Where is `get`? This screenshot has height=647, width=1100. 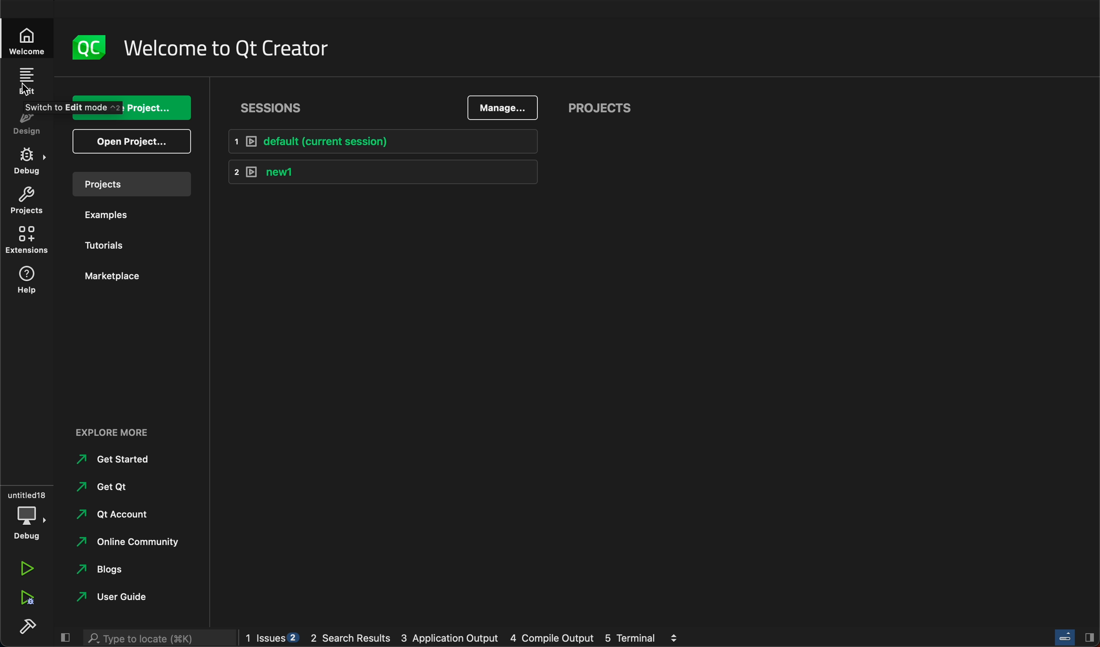 get is located at coordinates (109, 485).